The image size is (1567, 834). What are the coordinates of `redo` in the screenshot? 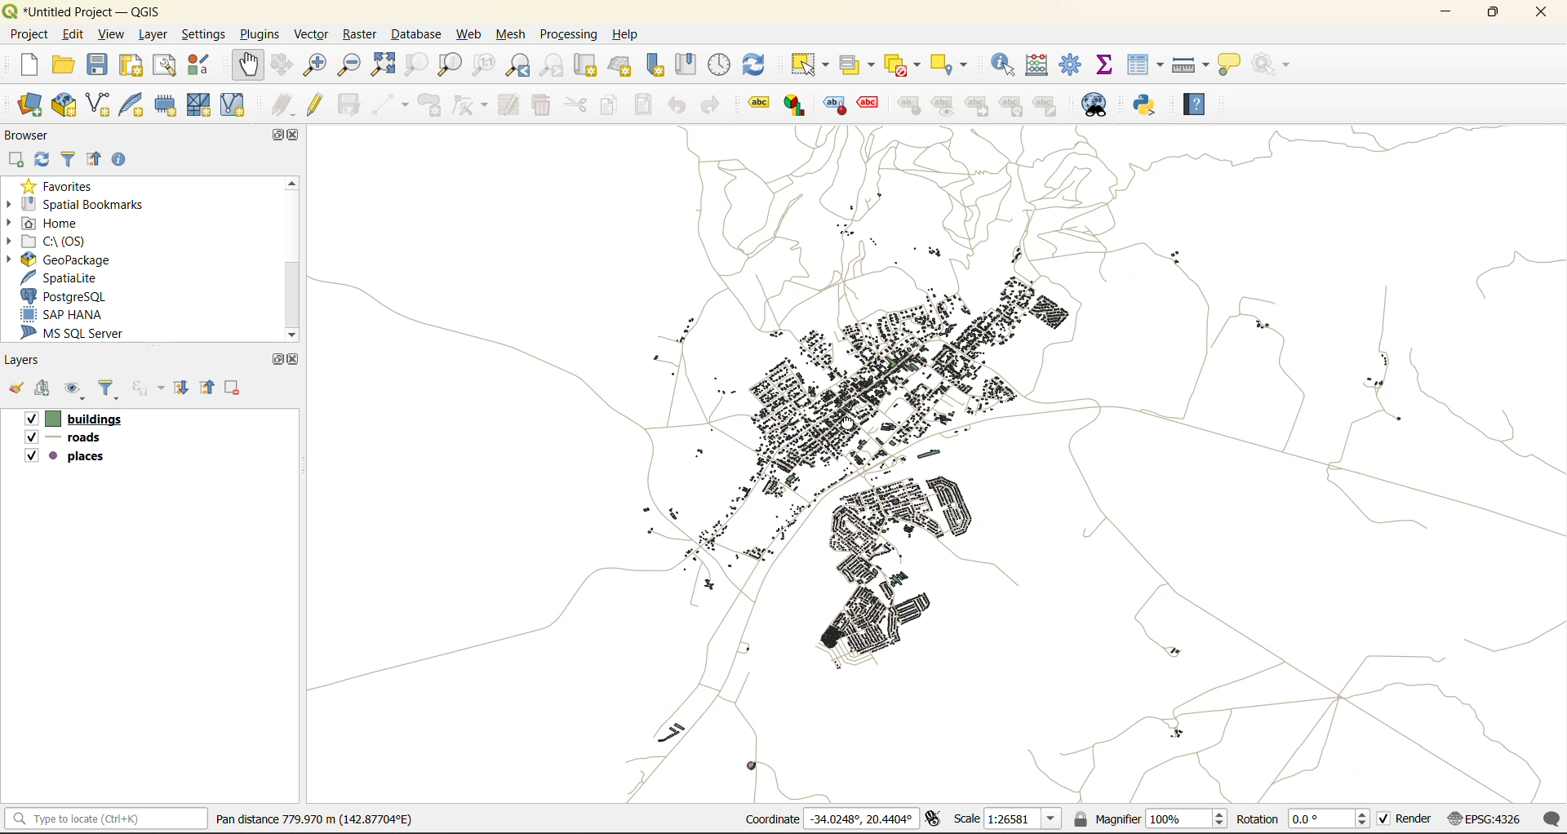 It's located at (712, 103).